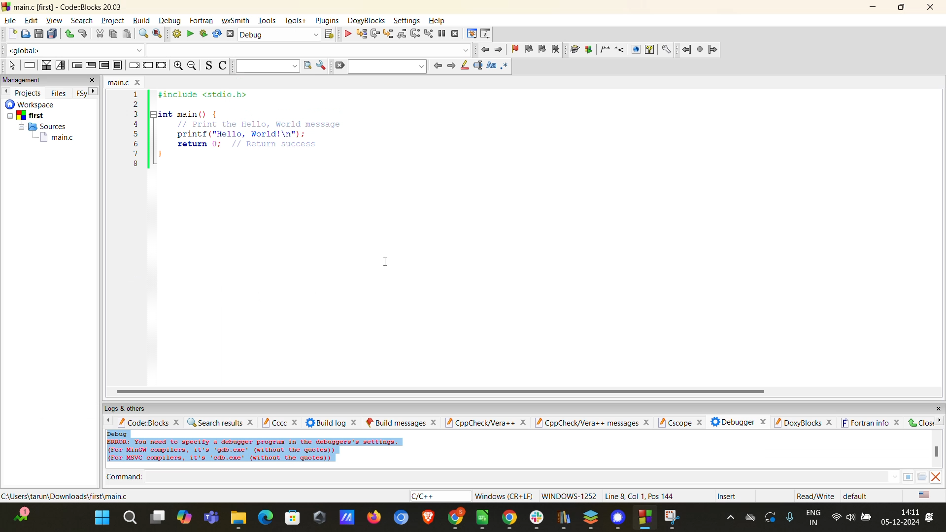 Image resolution: width=946 pixels, height=532 pixels. I want to click on build target, so click(280, 34).